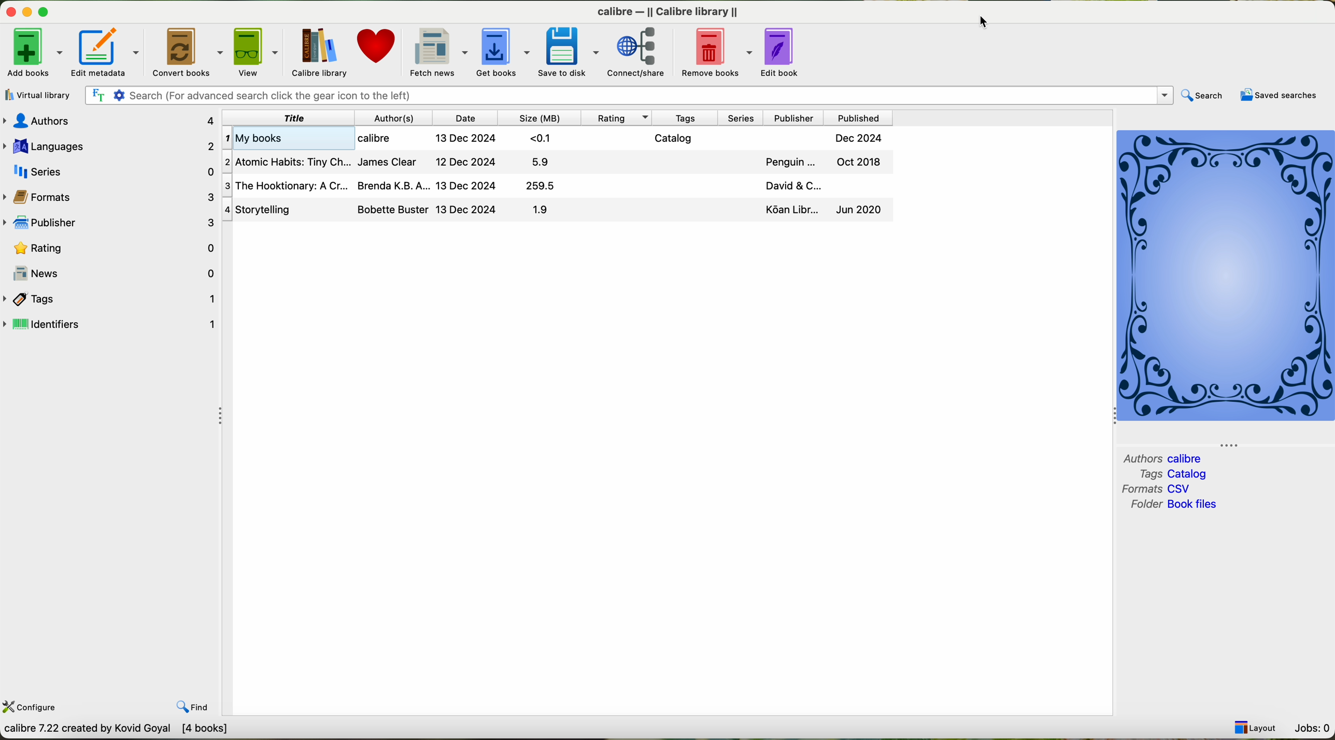 Image resolution: width=1335 pixels, height=740 pixels. Describe the element at coordinates (1278, 96) in the screenshot. I see `saved searches` at that location.